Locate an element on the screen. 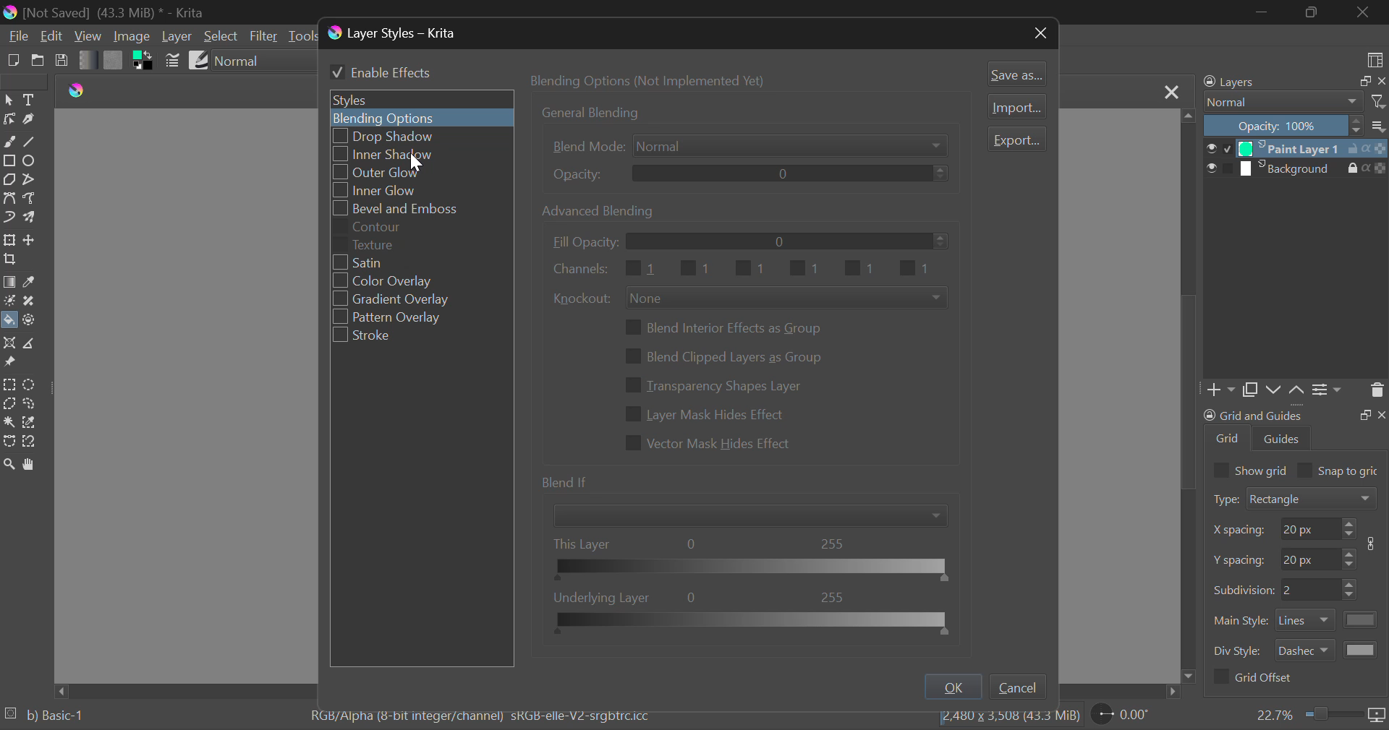 Image resolution: width=1389 pixels, height=730 pixels. Outer Glow is located at coordinates (417, 173).